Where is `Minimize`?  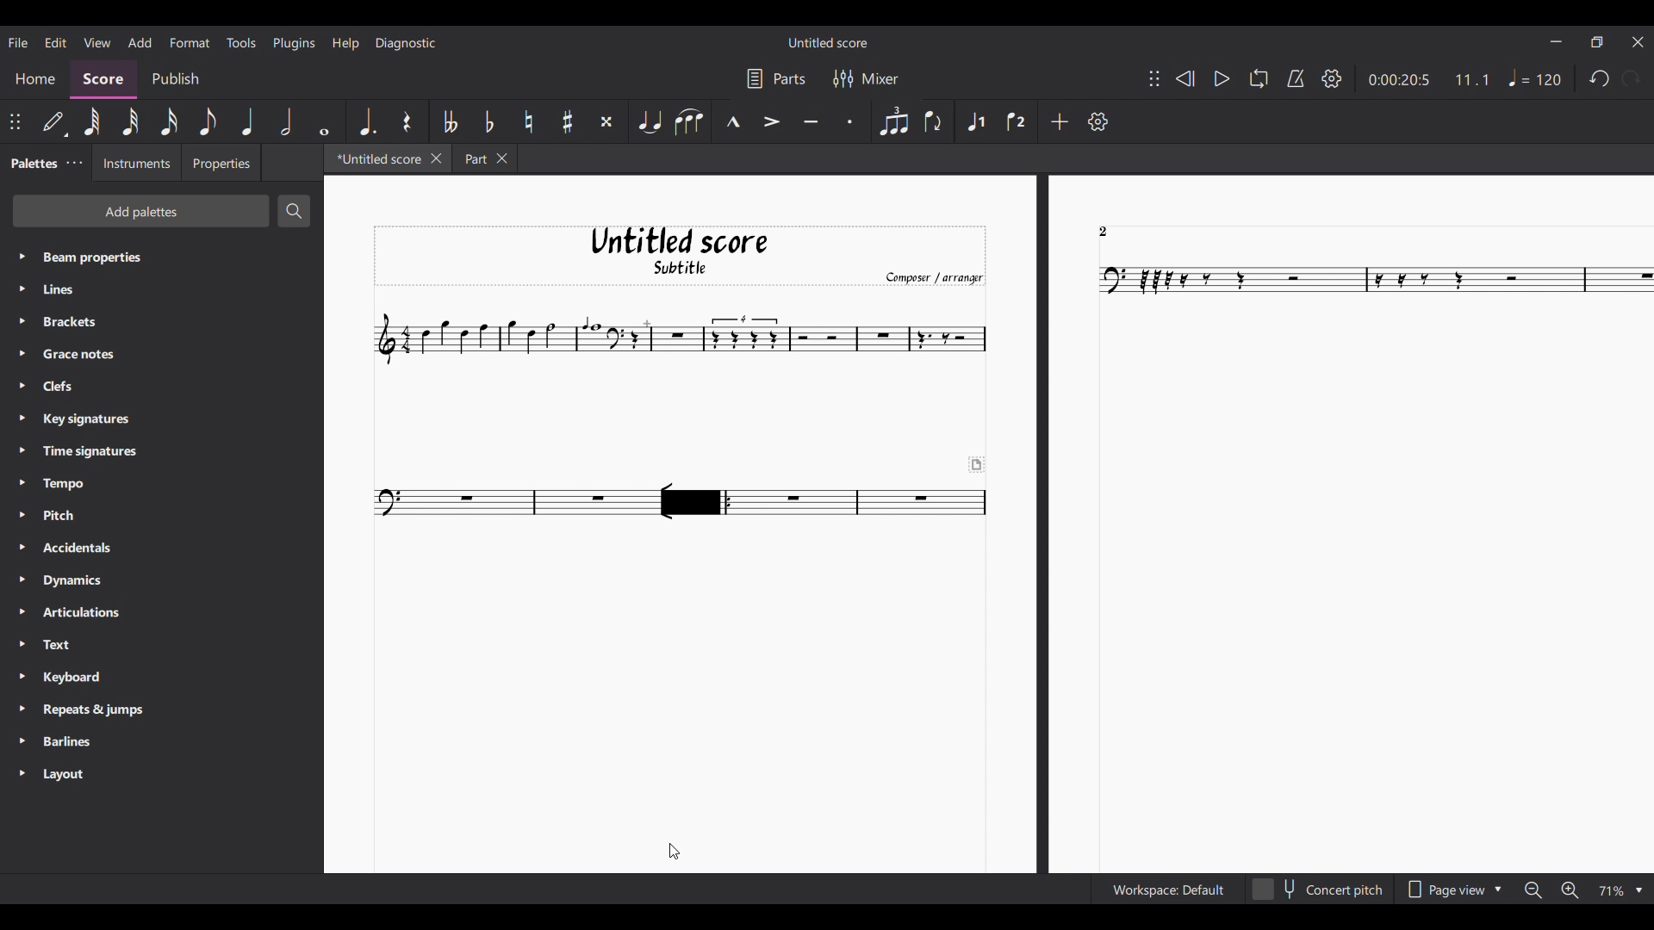
Minimize is located at coordinates (1557, 41).